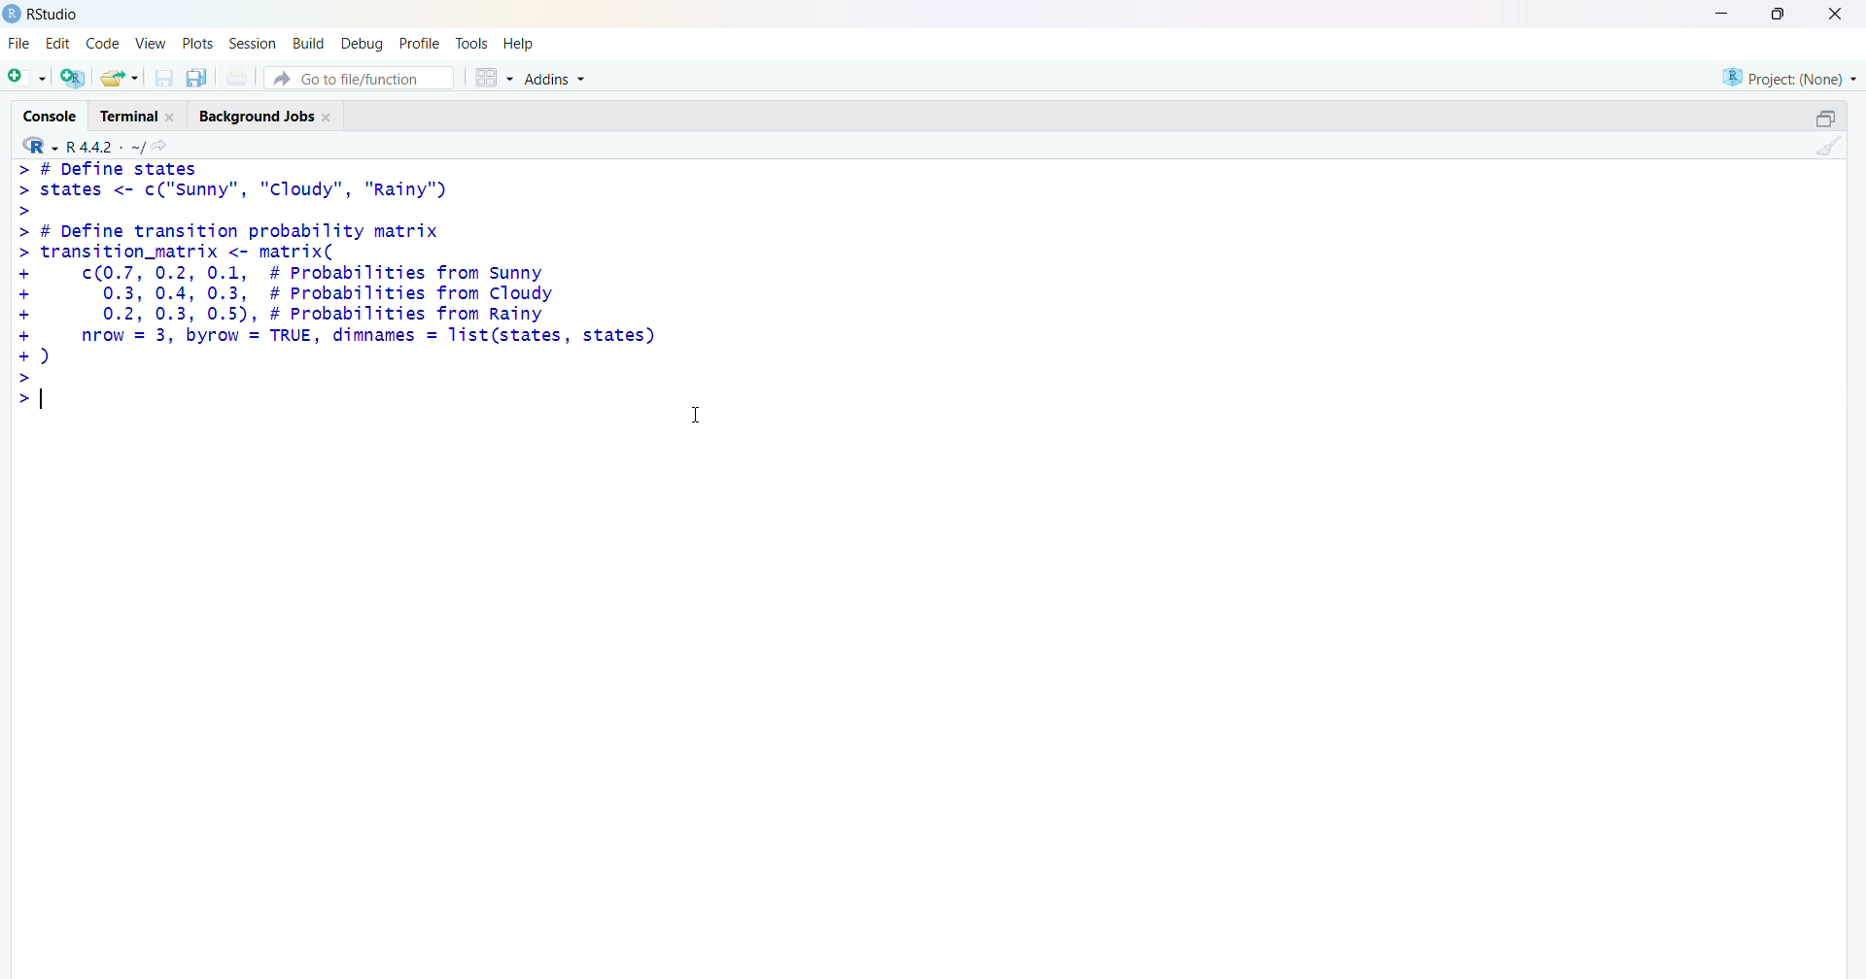 Image resolution: width=1866 pixels, height=979 pixels. Describe the element at coordinates (151, 42) in the screenshot. I see `view` at that location.